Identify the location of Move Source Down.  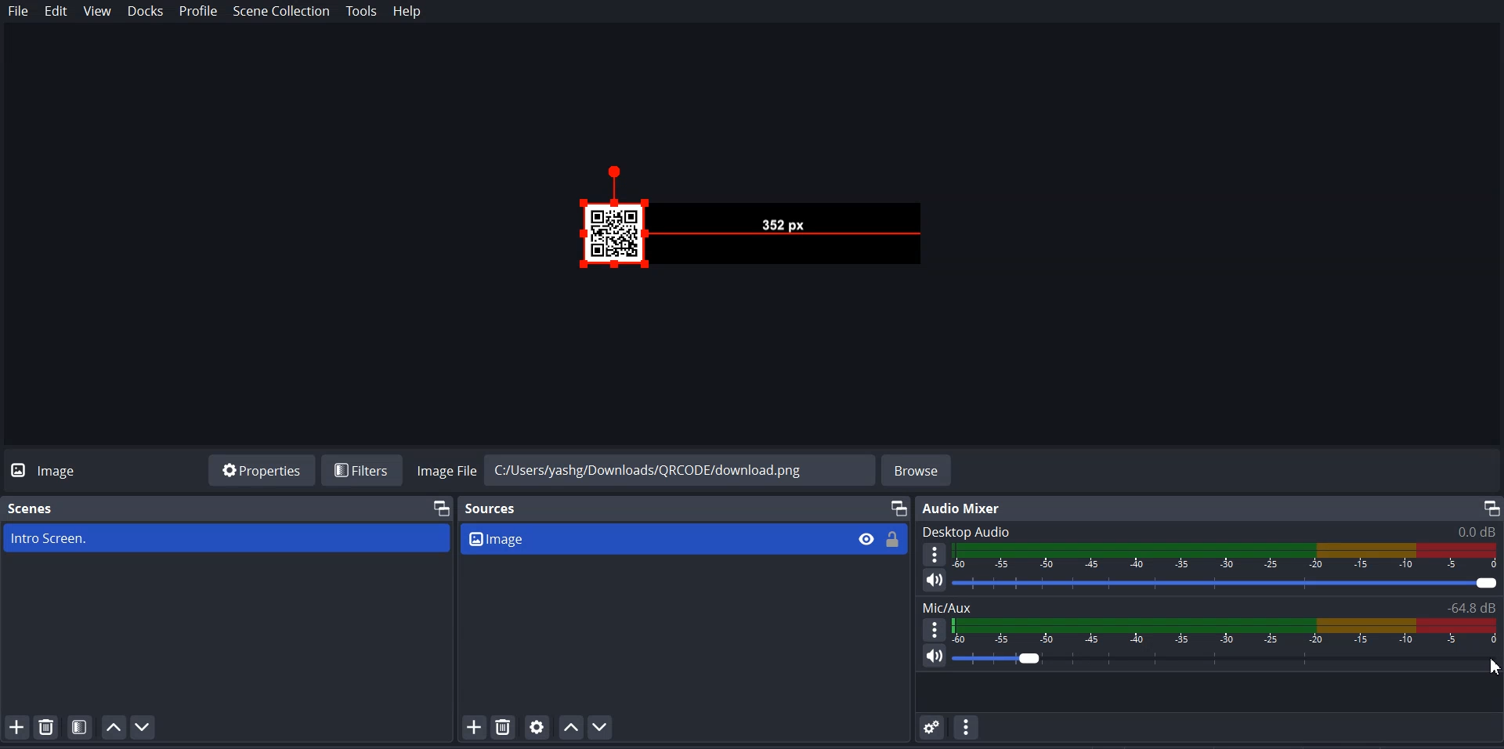
(601, 726).